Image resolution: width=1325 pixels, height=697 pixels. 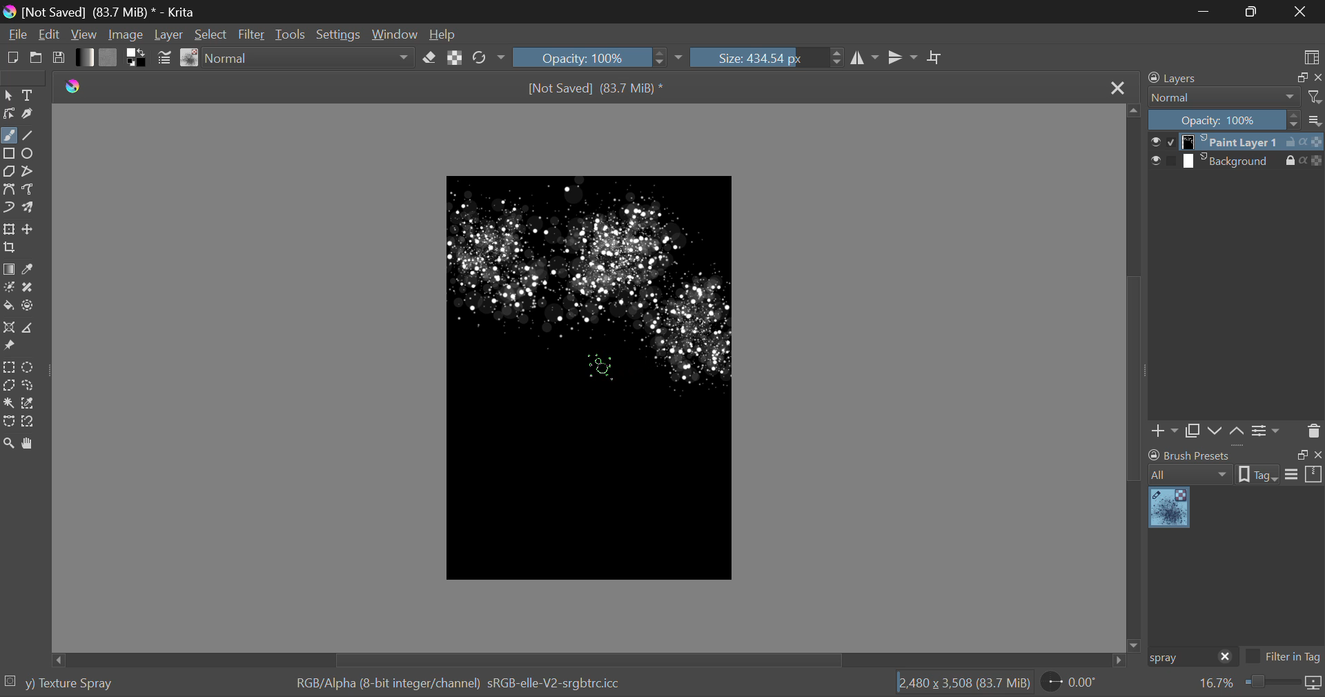 What do you see at coordinates (692, 333) in the screenshot?
I see `Brush Stroke Added` at bounding box center [692, 333].